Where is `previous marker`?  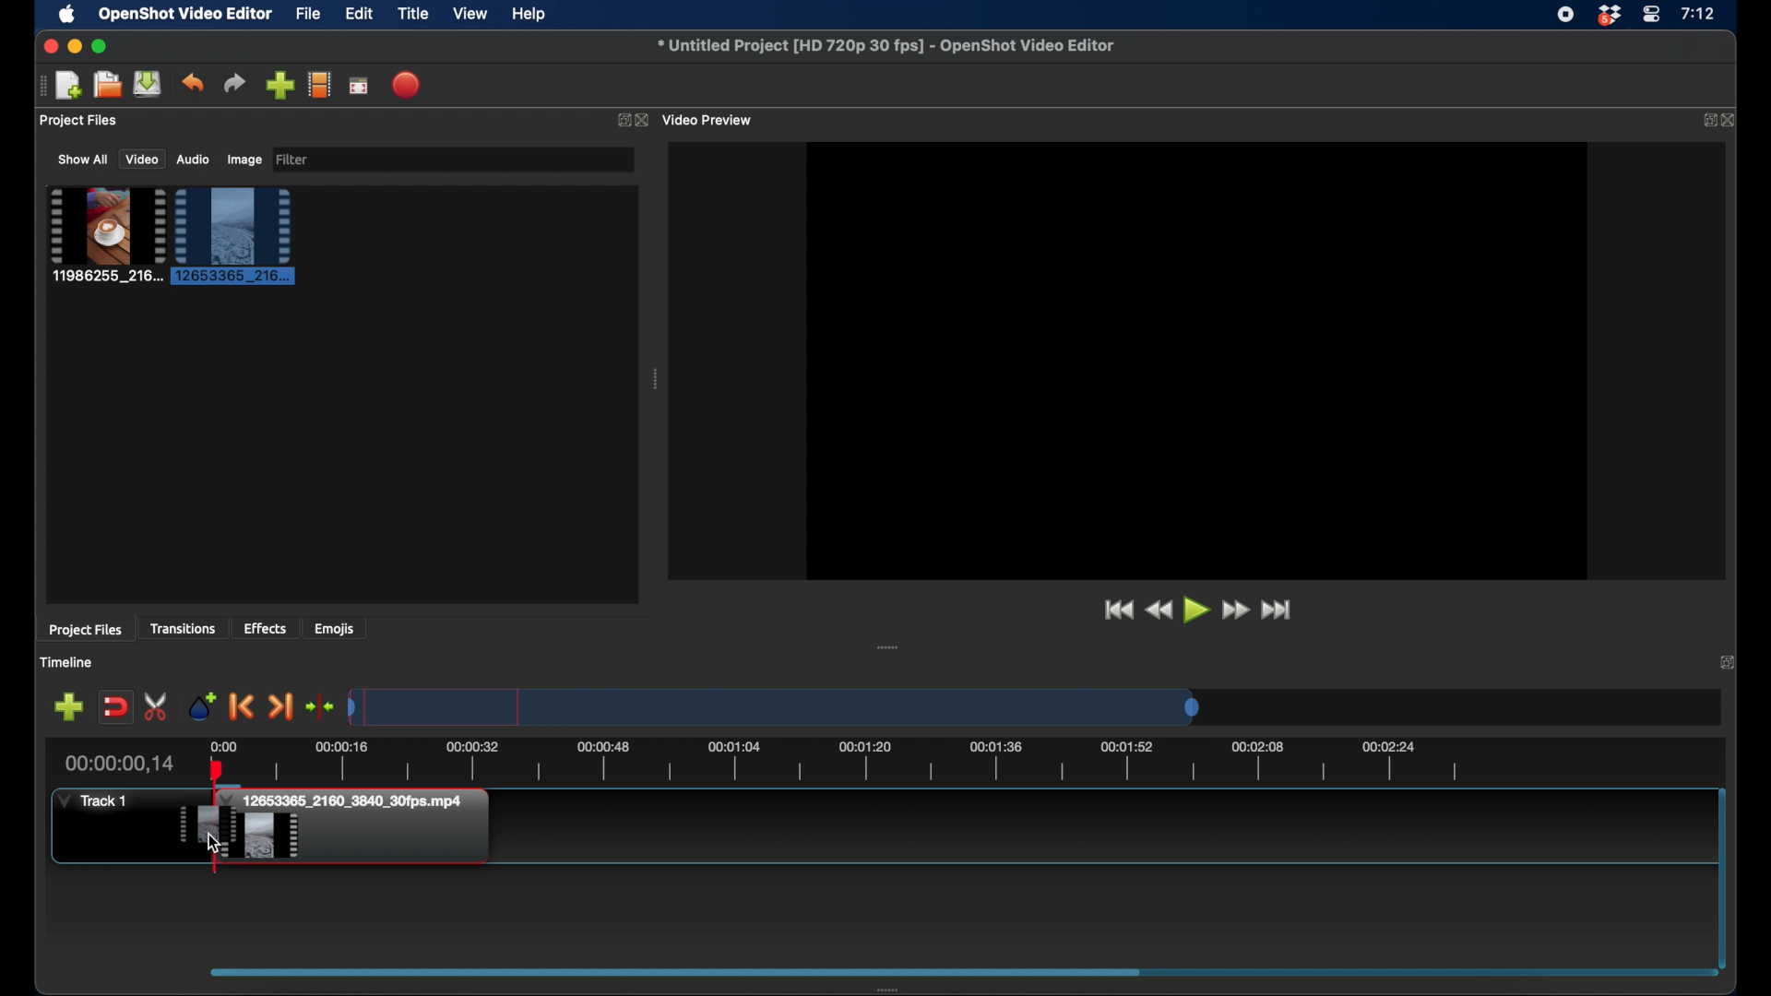
previous marker is located at coordinates (243, 706).